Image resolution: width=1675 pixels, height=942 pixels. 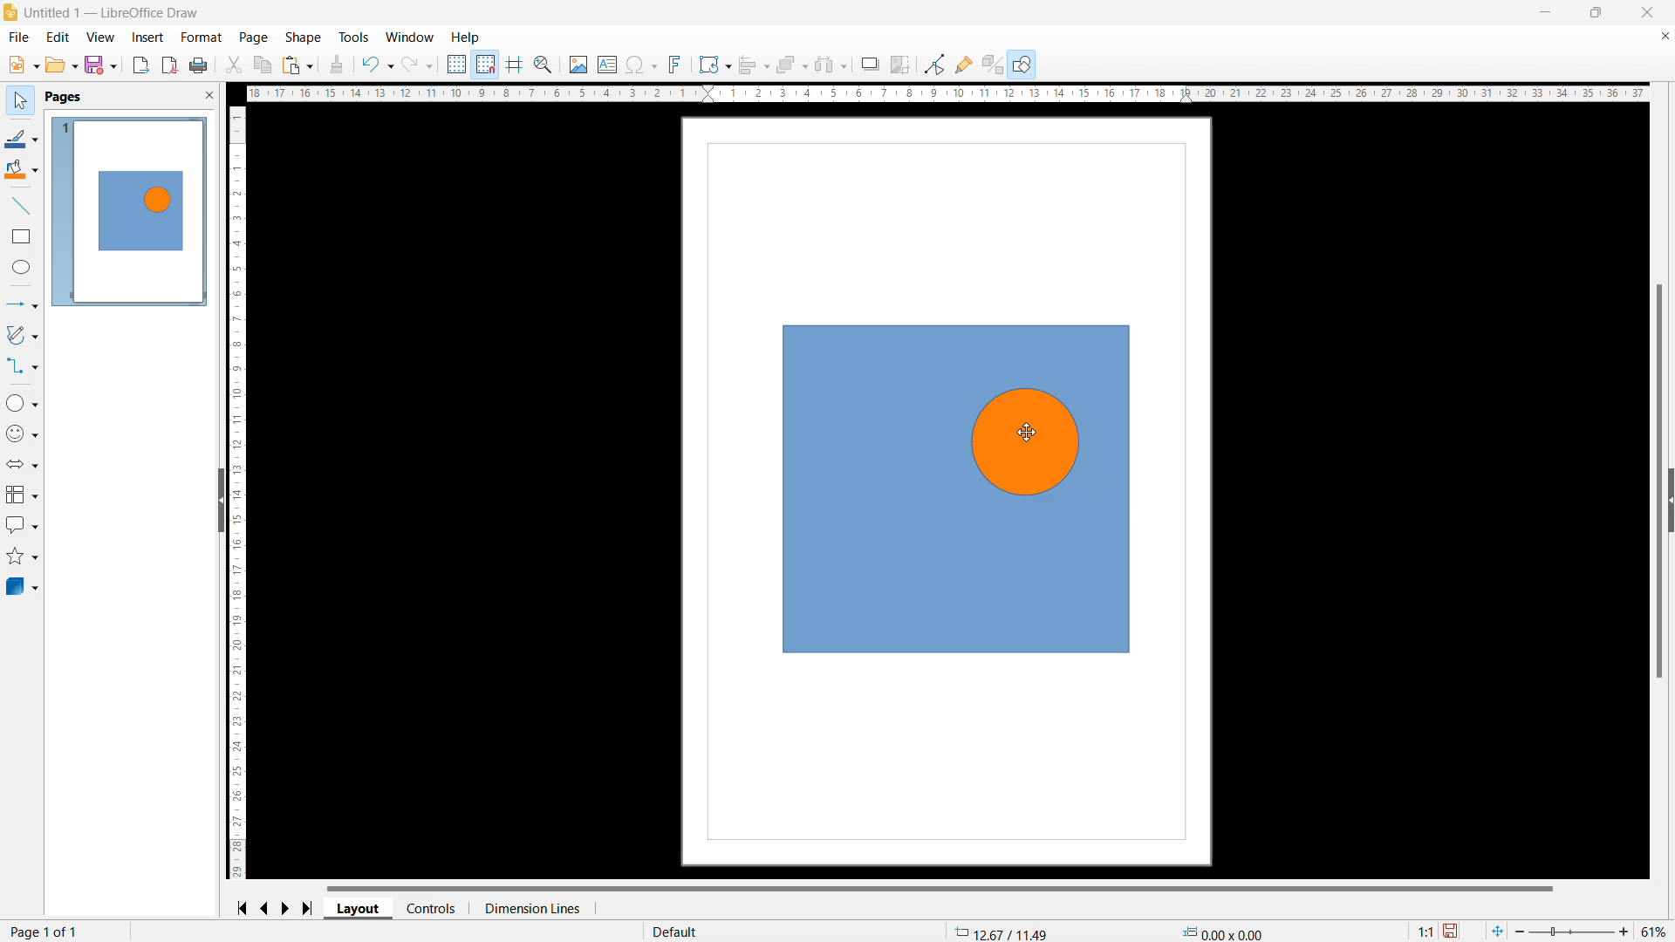 What do you see at coordinates (870, 64) in the screenshot?
I see `shadow` at bounding box center [870, 64].